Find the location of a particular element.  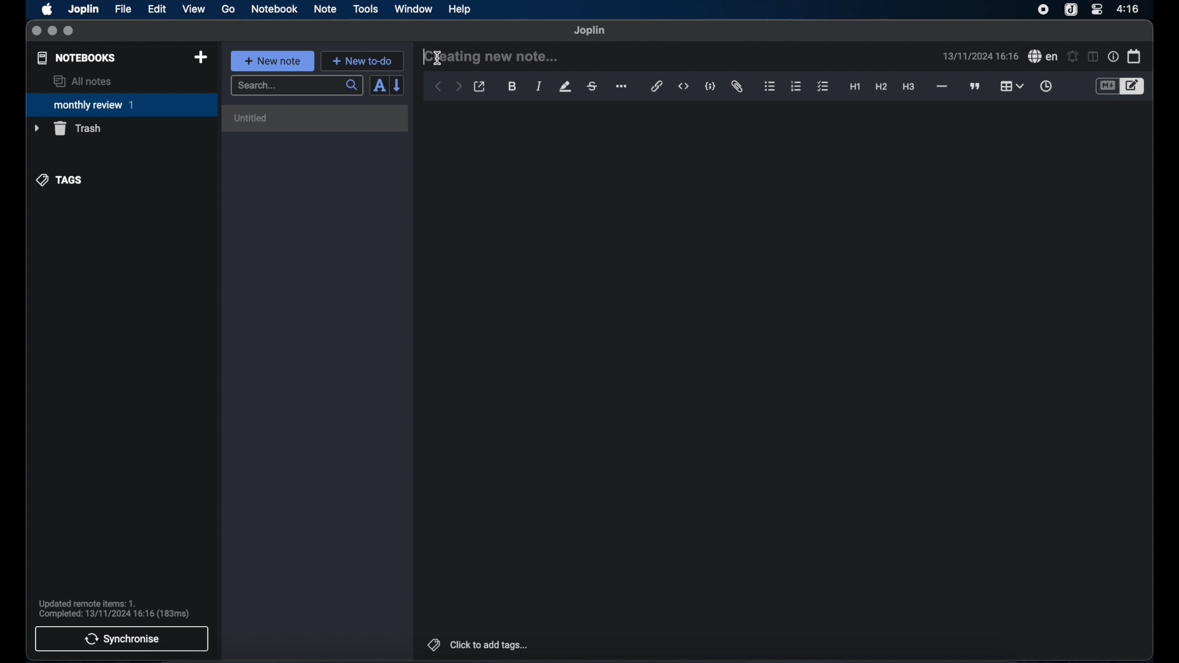

check  list is located at coordinates (823, 87).